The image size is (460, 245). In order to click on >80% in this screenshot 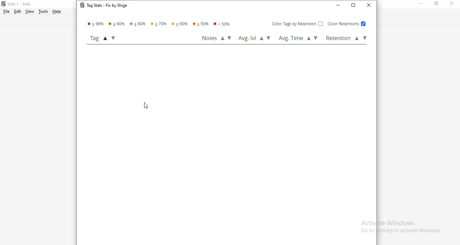, I will do `click(139, 24)`.